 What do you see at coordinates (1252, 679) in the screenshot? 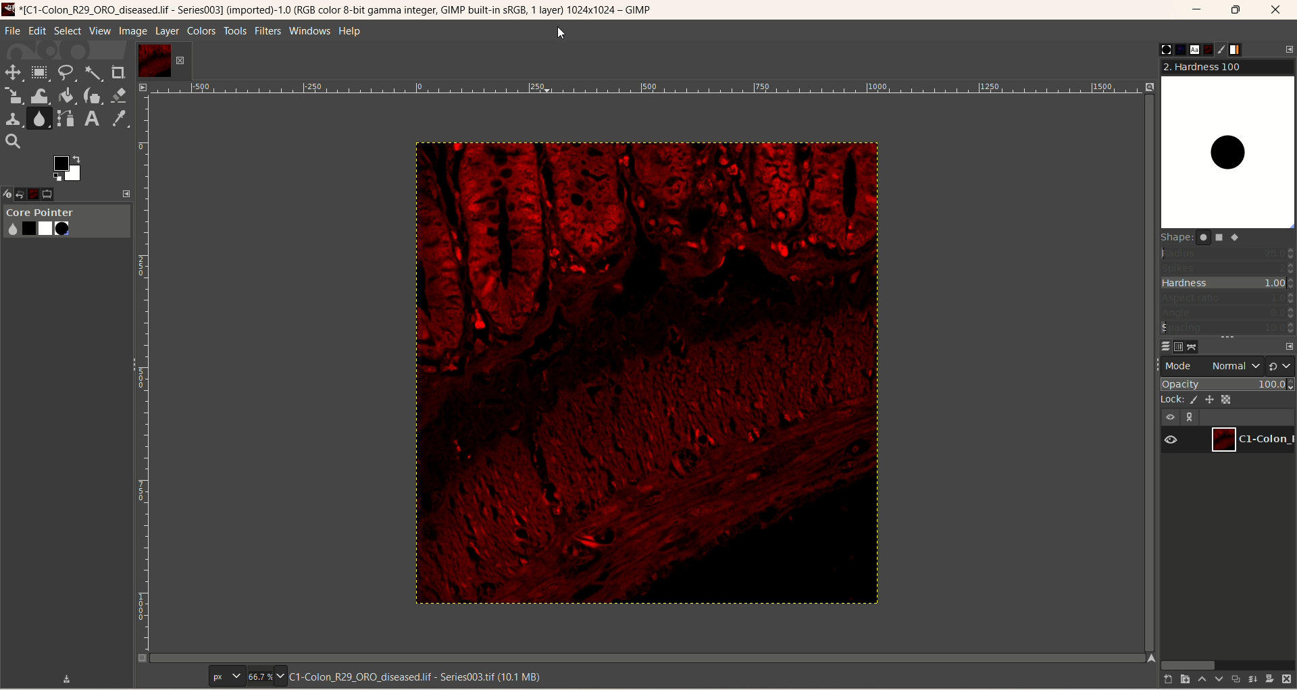
I see `merge this layer` at bounding box center [1252, 679].